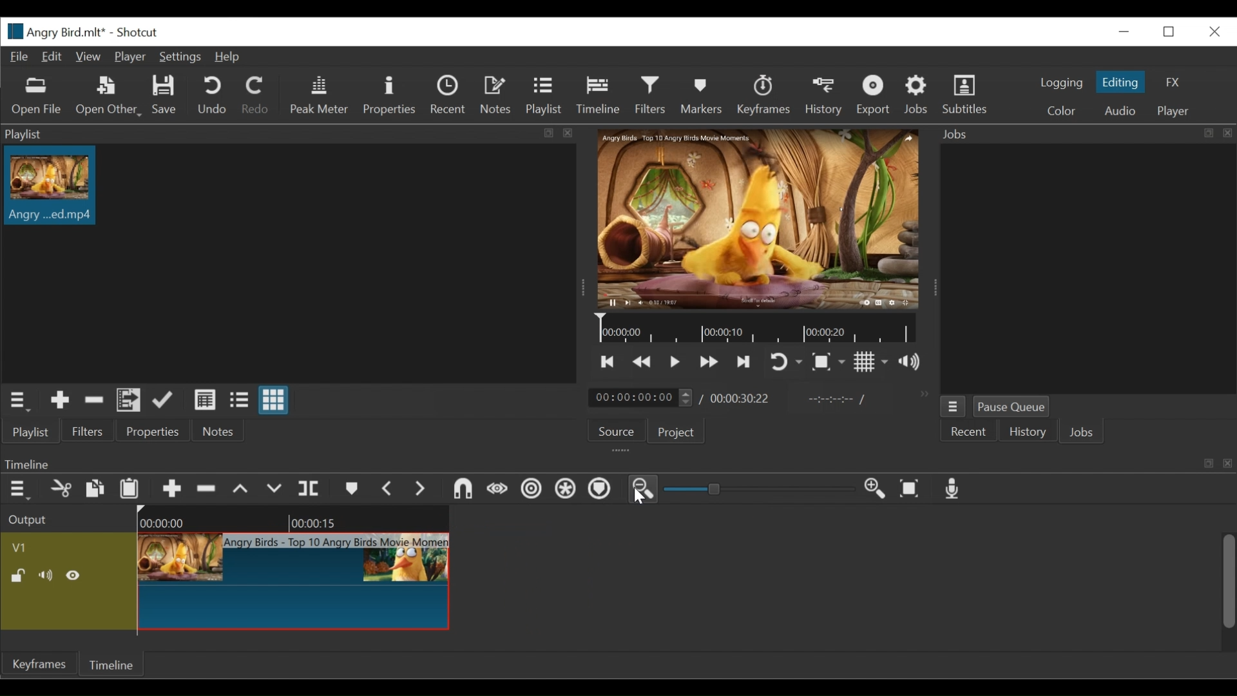 Image resolution: width=1237 pixels, height=696 pixels. What do you see at coordinates (1084, 133) in the screenshot?
I see `Jobs` at bounding box center [1084, 133].